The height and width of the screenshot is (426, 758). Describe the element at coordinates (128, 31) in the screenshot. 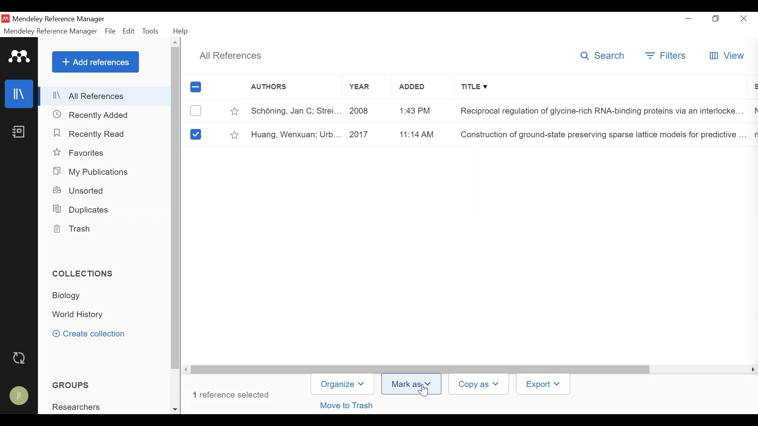

I see `Edit` at that location.